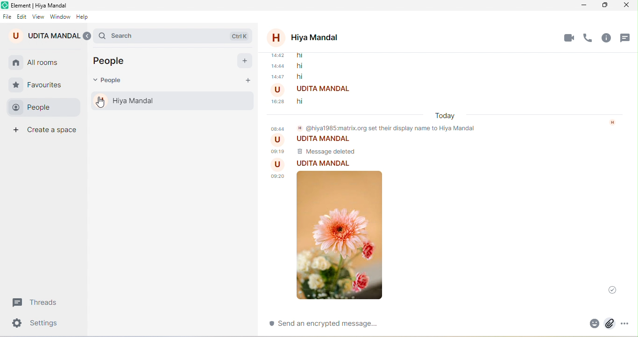 The height and width of the screenshot is (337, 638). What do you see at coordinates (276, 38) in the screenshot?
I see `profile picture` at bounding box center [276, 38].